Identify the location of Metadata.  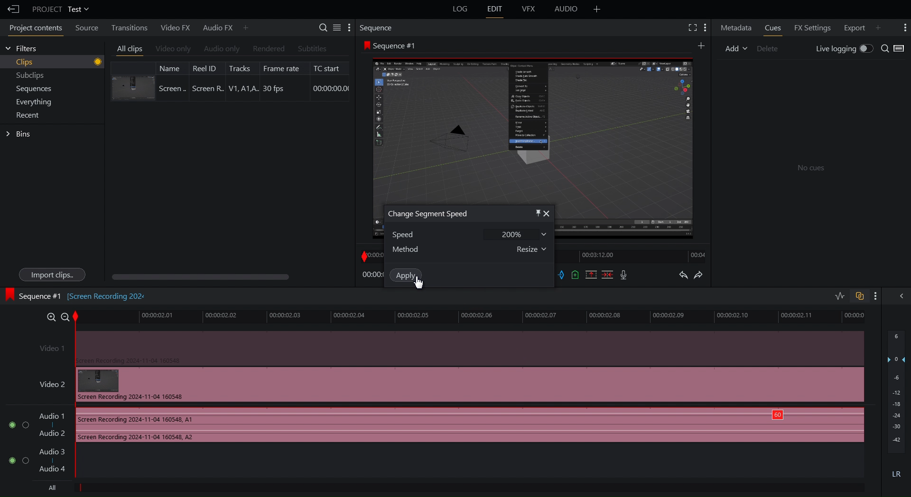
(736, 27).